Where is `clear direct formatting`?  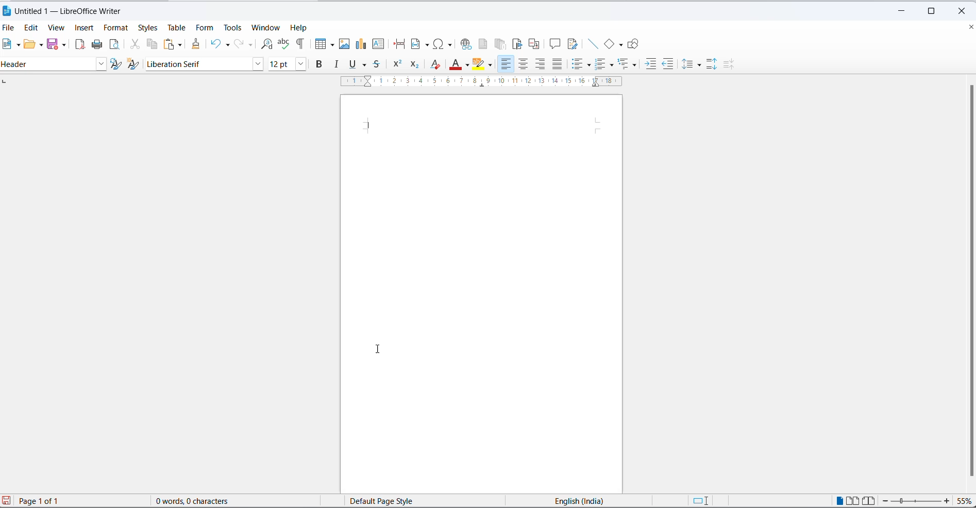 clear direct formatting is located at coordinates (436, 64).